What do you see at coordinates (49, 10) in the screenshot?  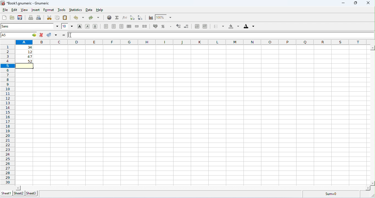 I see `format` at bounding box center [49, 10].